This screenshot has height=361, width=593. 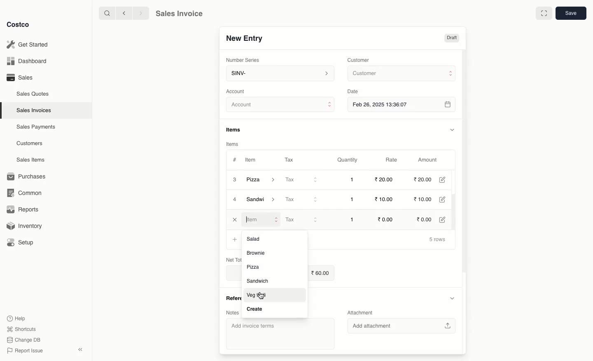 I want to click on Report Issue, so click(x=23, y=351).